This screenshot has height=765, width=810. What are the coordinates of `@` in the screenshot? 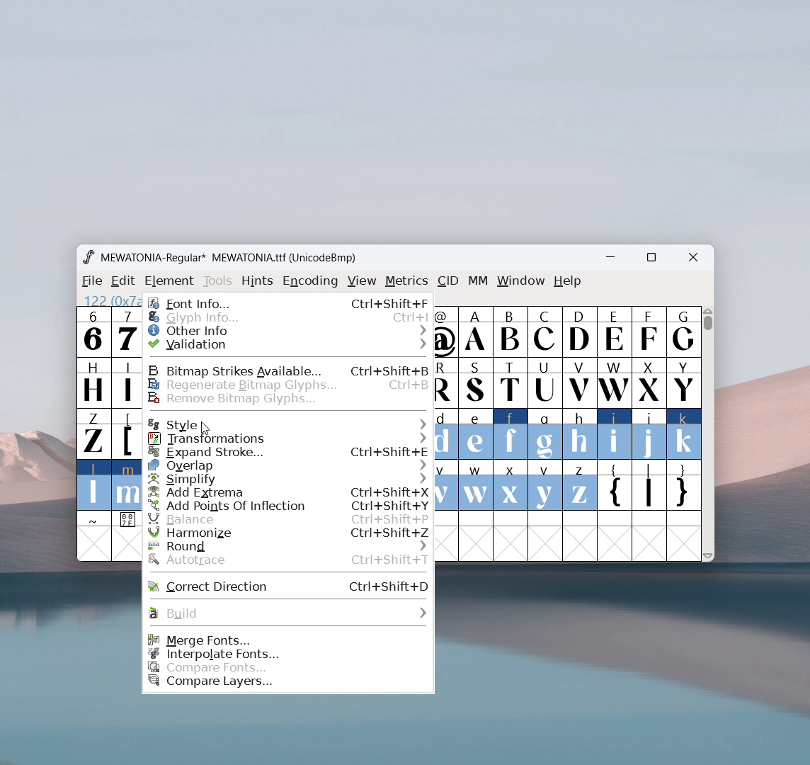 It's located at (447, 332).